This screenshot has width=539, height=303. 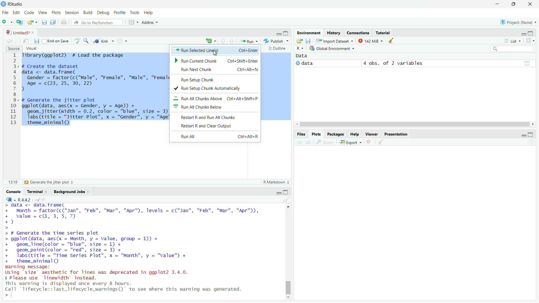 What do you see at coordinates (309, 143) in the screenshot?
I see `next plot` at bounding box center [309, 143].